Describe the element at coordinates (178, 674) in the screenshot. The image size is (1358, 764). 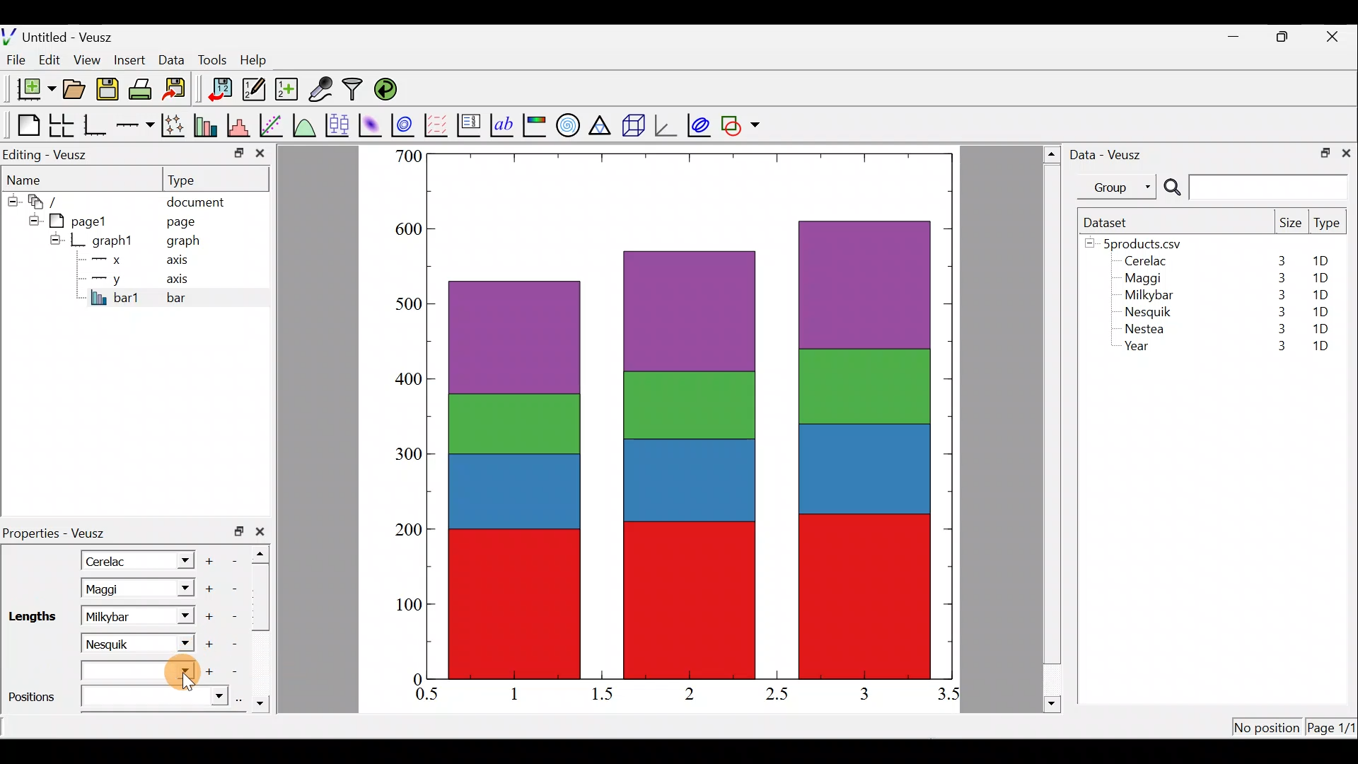
I see `Cursor` at that location.